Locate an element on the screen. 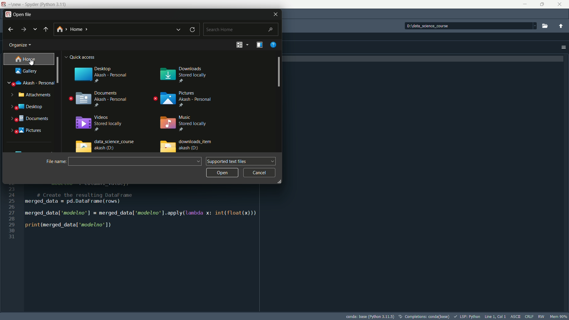 This screenshot has height=320, width=569. dropdown is located at coordinates (247, 45).